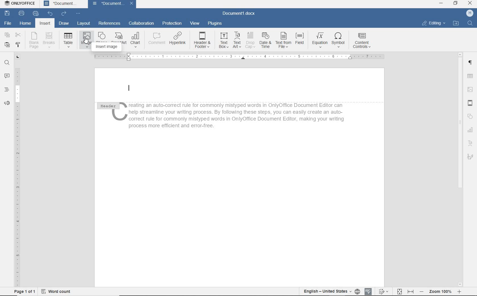 This screenshot has height=296, width=477. Describe the element at coordinates (110, 24) in the screenshot. I see `REFERENCES` at that location.